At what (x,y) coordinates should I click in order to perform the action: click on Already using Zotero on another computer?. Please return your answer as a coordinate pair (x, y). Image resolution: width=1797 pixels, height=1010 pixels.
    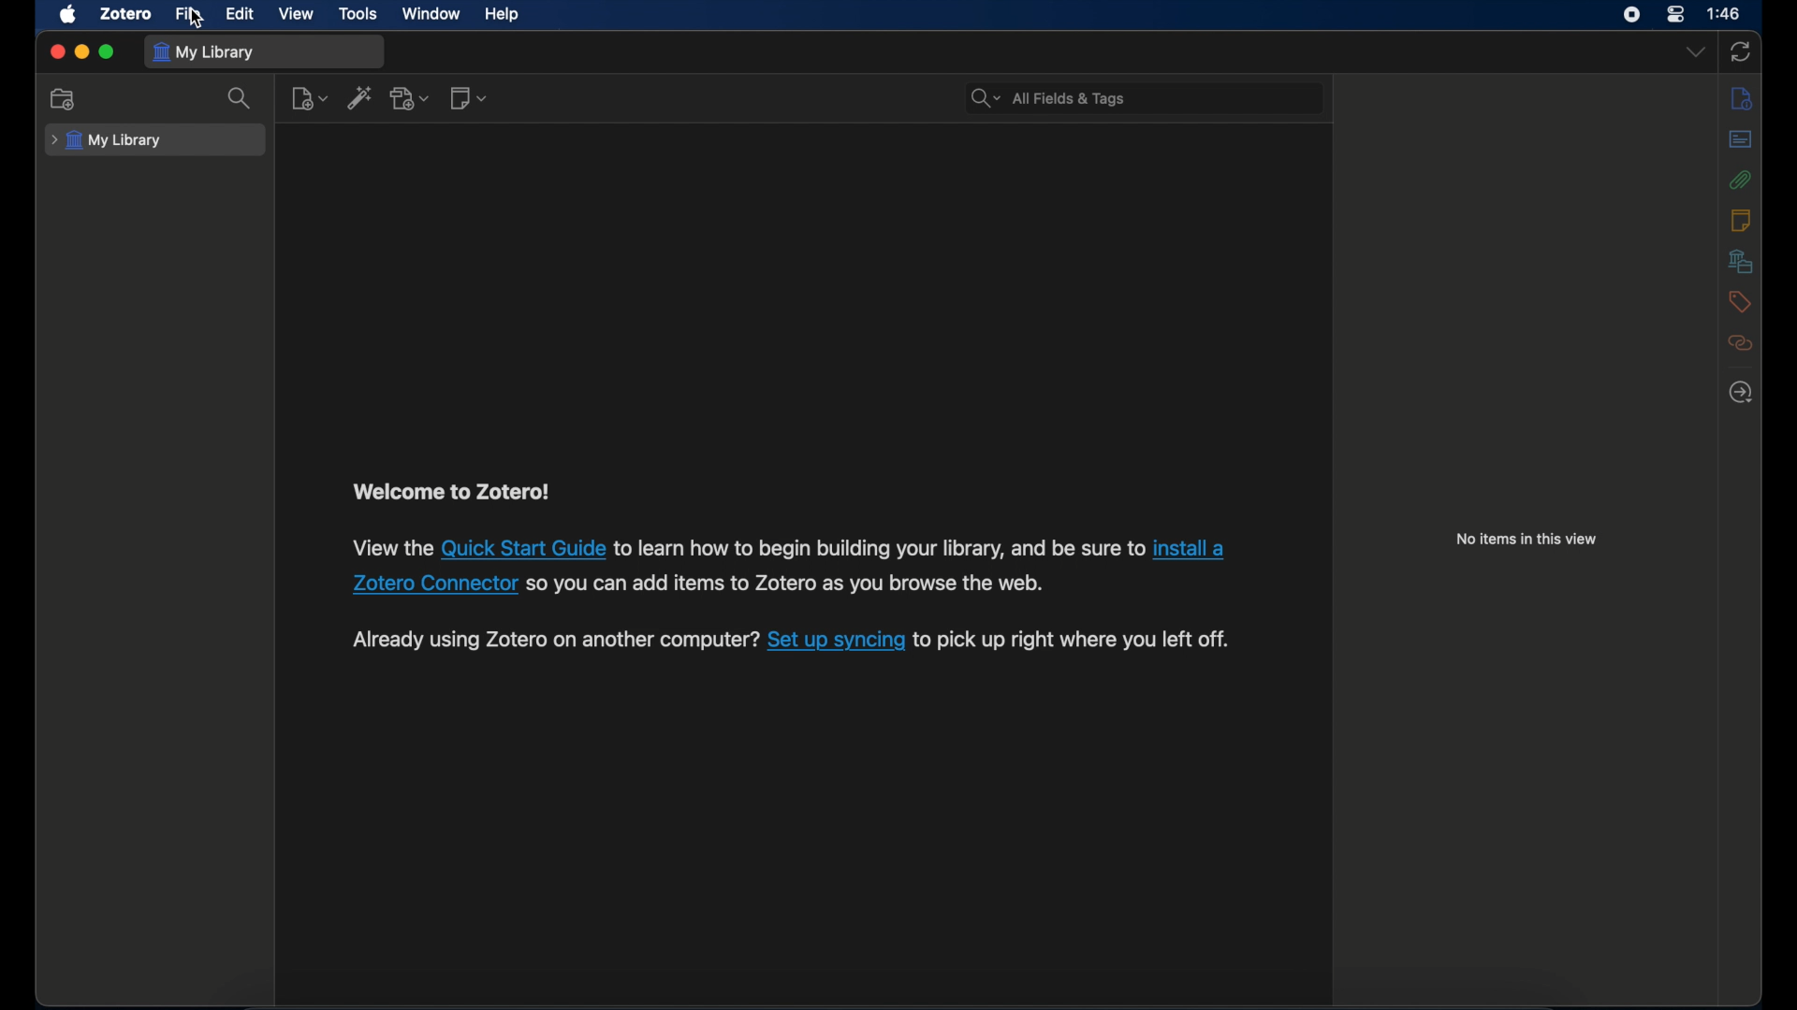
    Looking at the image, I should click on (554, 640).